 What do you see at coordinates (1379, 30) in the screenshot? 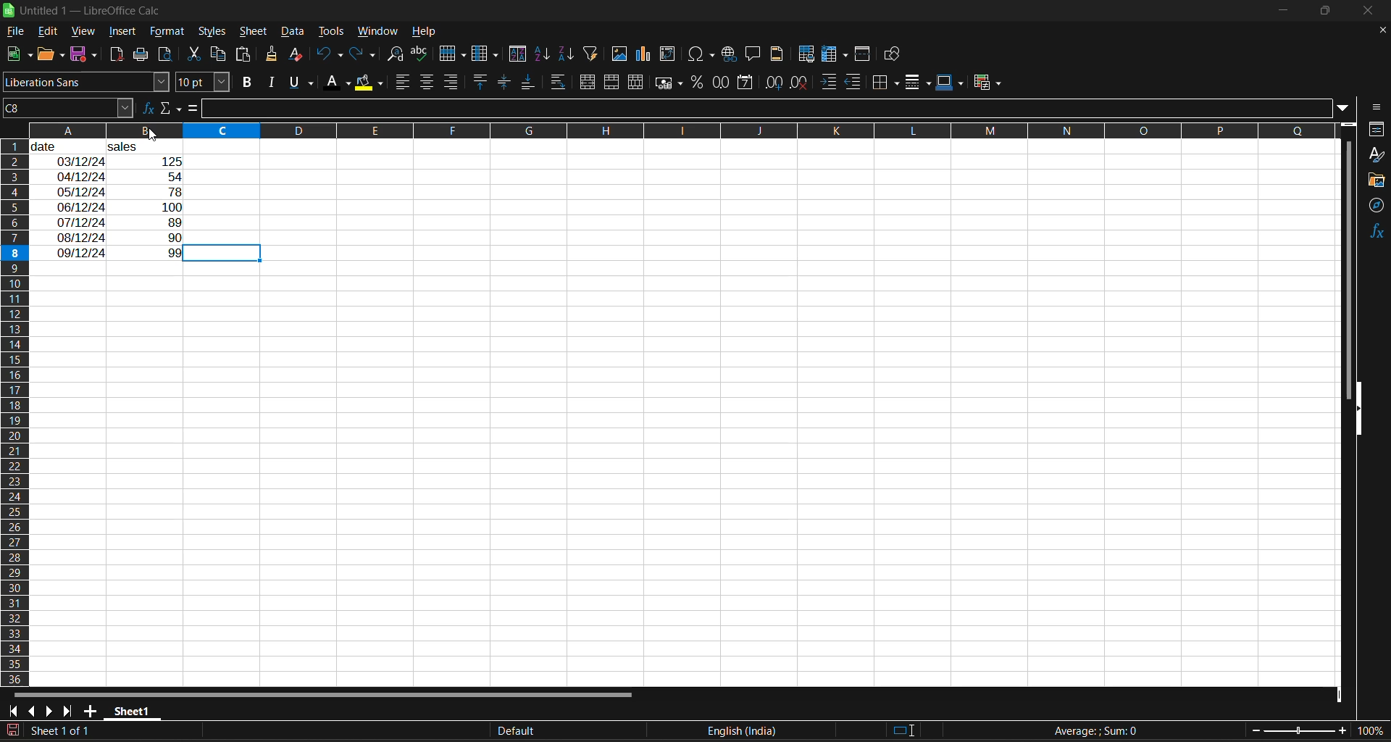
I see `close document` at bounding box center [1379, 30].